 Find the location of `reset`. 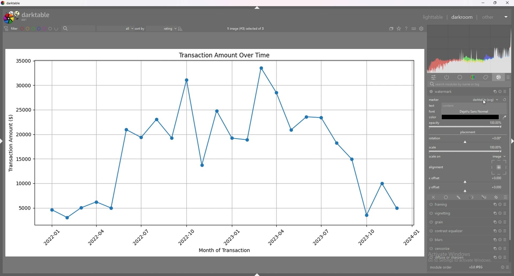

reset is located at coordinates (499, 91).